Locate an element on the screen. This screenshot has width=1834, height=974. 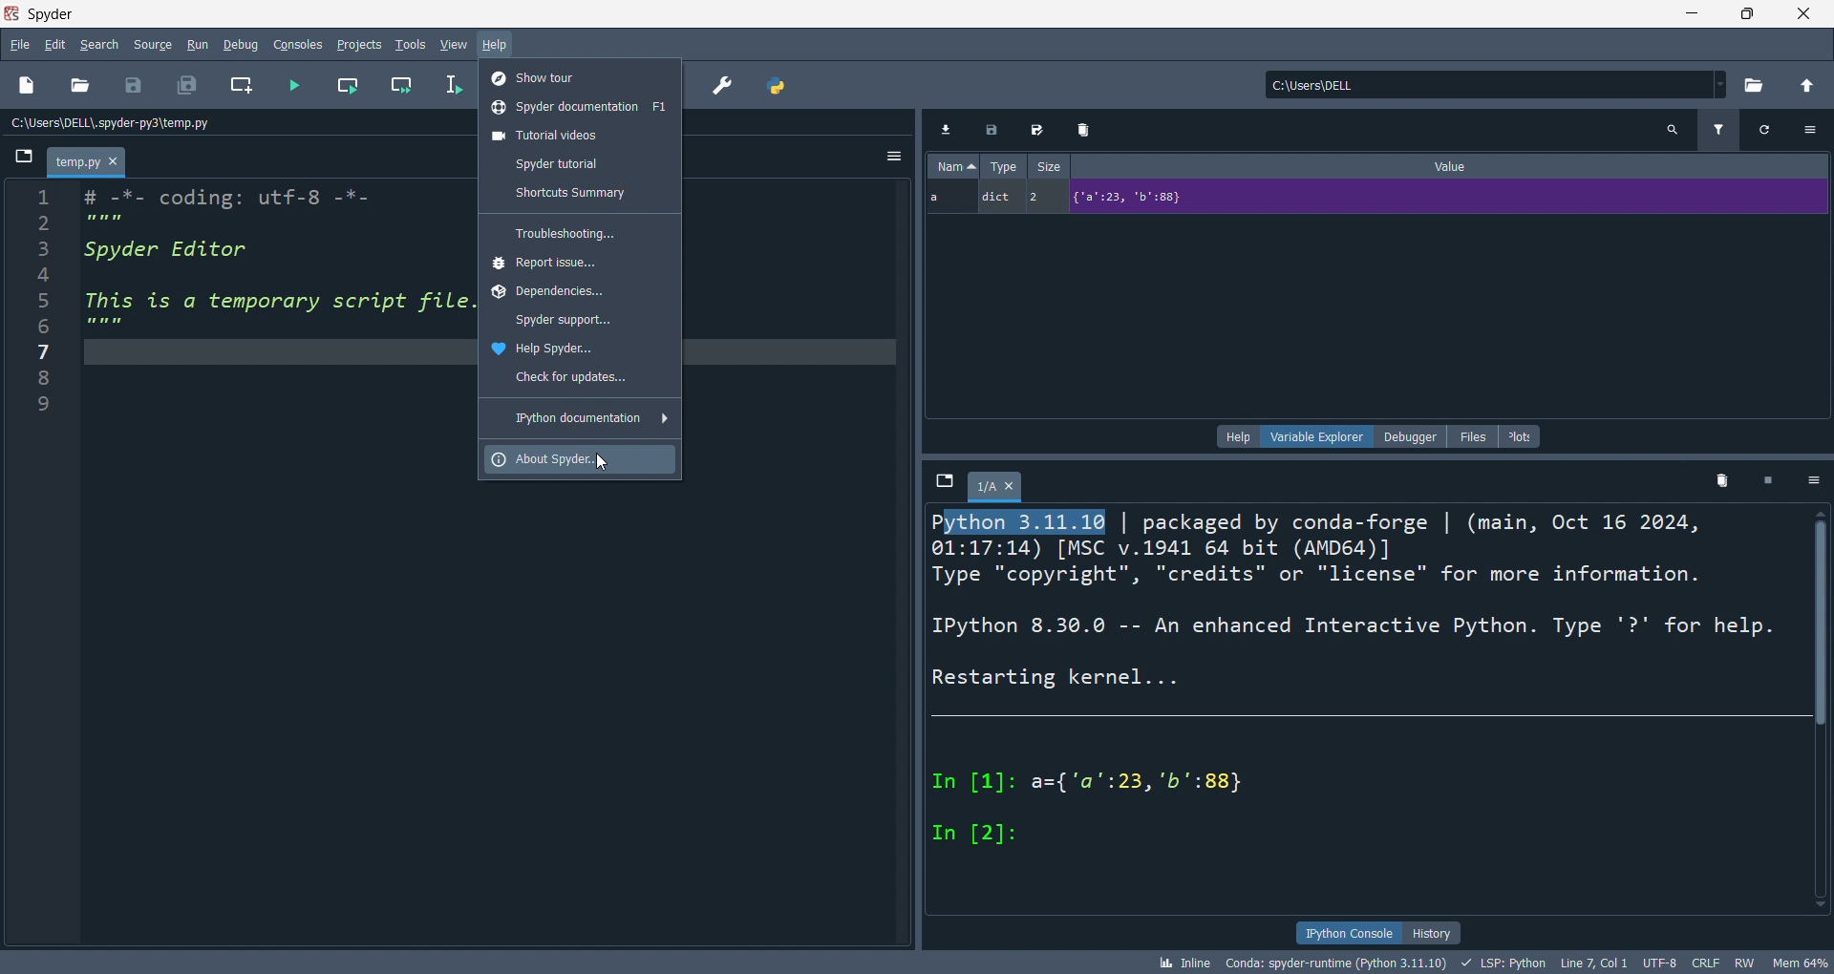
edit is located at coordinates (54, 45).